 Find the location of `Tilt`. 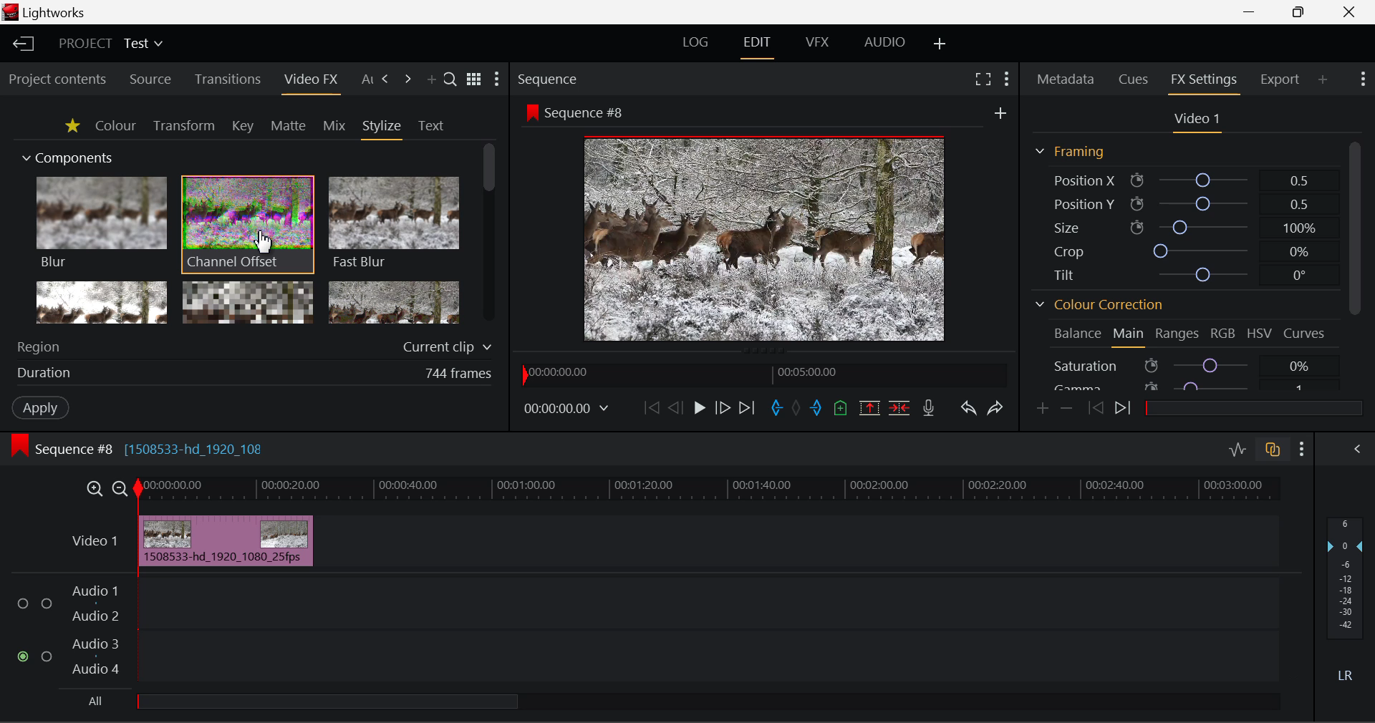

Tilt is located at coordinates (1187, 274).